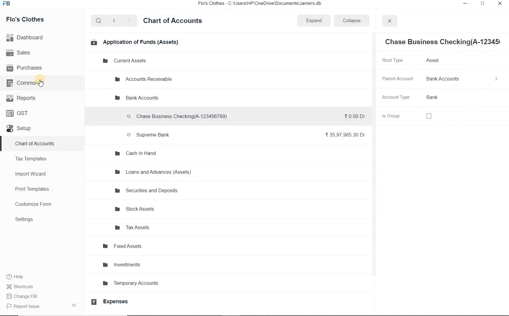  What do you see at coordinates (435, 59) in the screenshot?
I see `Asset` at bounding box center [435, 59].